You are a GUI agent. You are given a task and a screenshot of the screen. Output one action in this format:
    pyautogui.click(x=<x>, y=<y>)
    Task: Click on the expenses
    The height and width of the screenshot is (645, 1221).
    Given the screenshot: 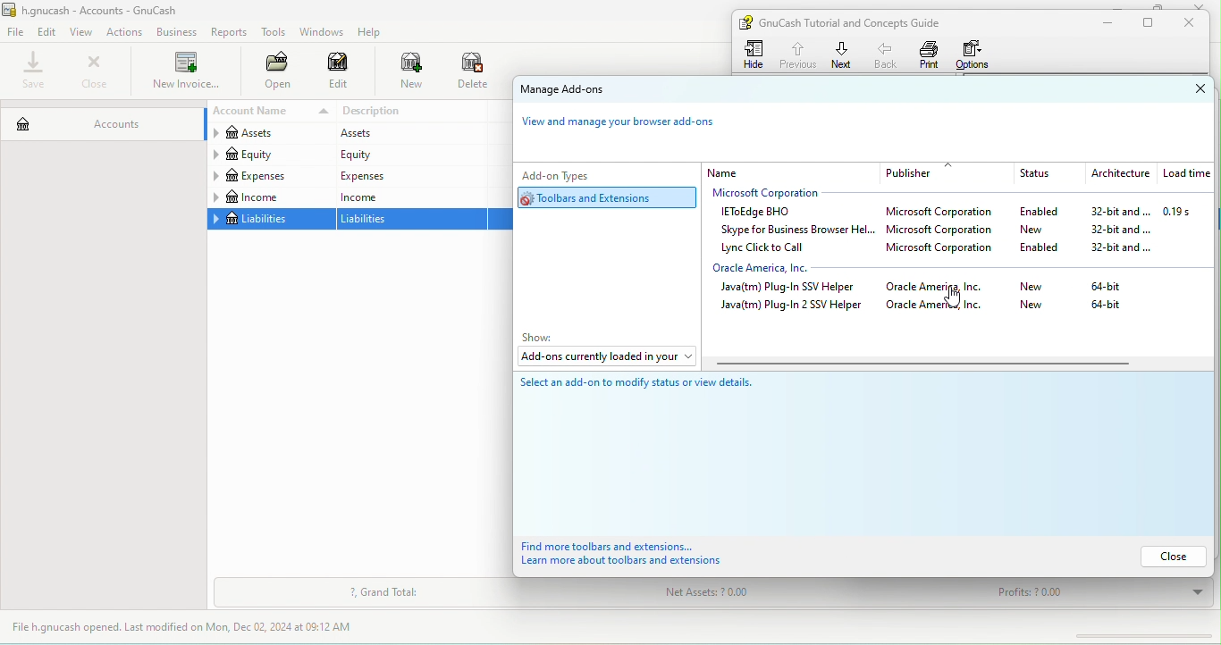 What is the action you would take?
    pyautogui.click(x=270, y=176)
    